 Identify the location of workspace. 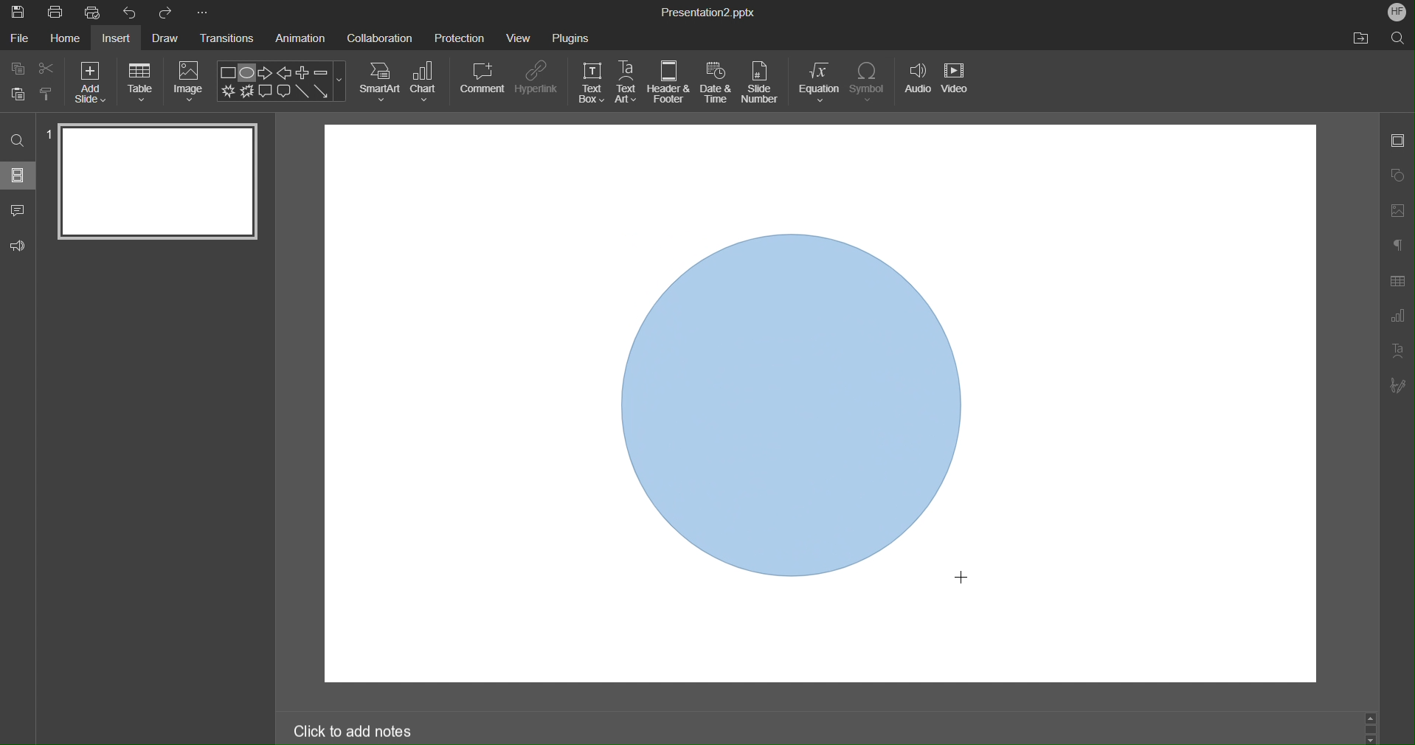
(1160, 404).